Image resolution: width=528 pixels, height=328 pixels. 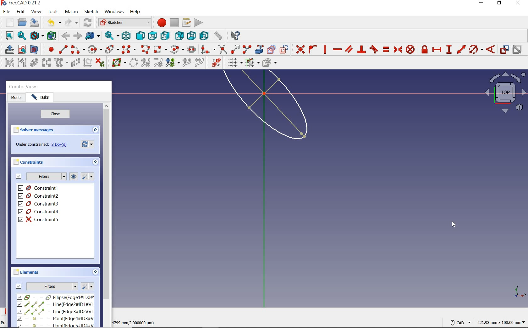 I want to click on model, so click(x=16, y=98).